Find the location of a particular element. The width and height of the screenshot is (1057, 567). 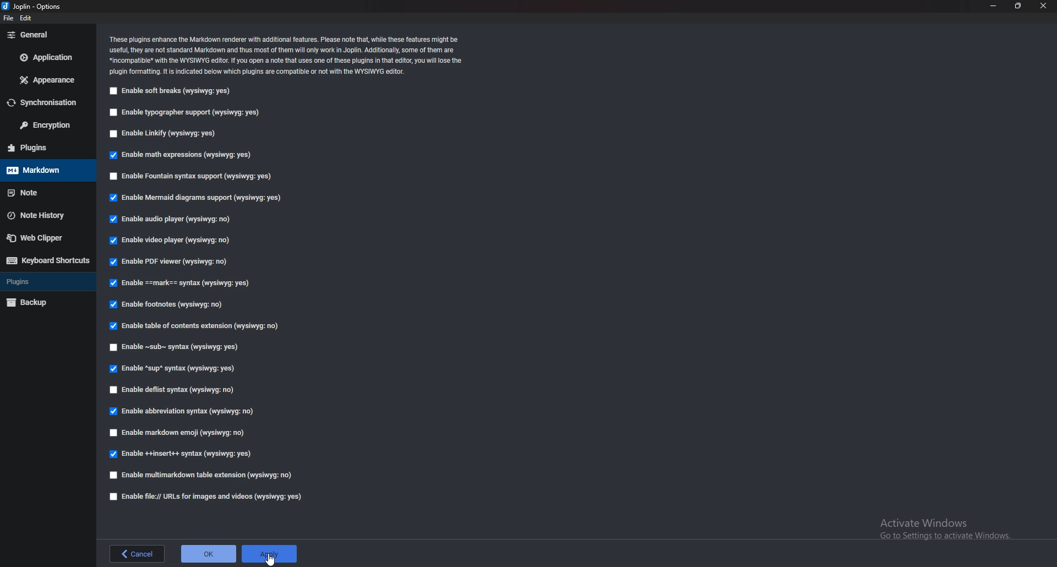

Enable mermaid diagrams is located at coordinates (198, 199).